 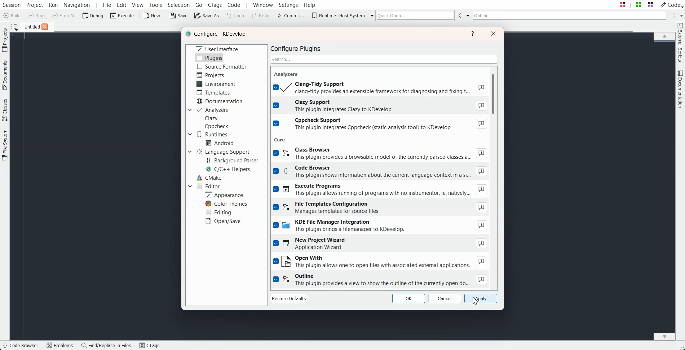 I want to click on Scroll up, so click(x=664, y=36).